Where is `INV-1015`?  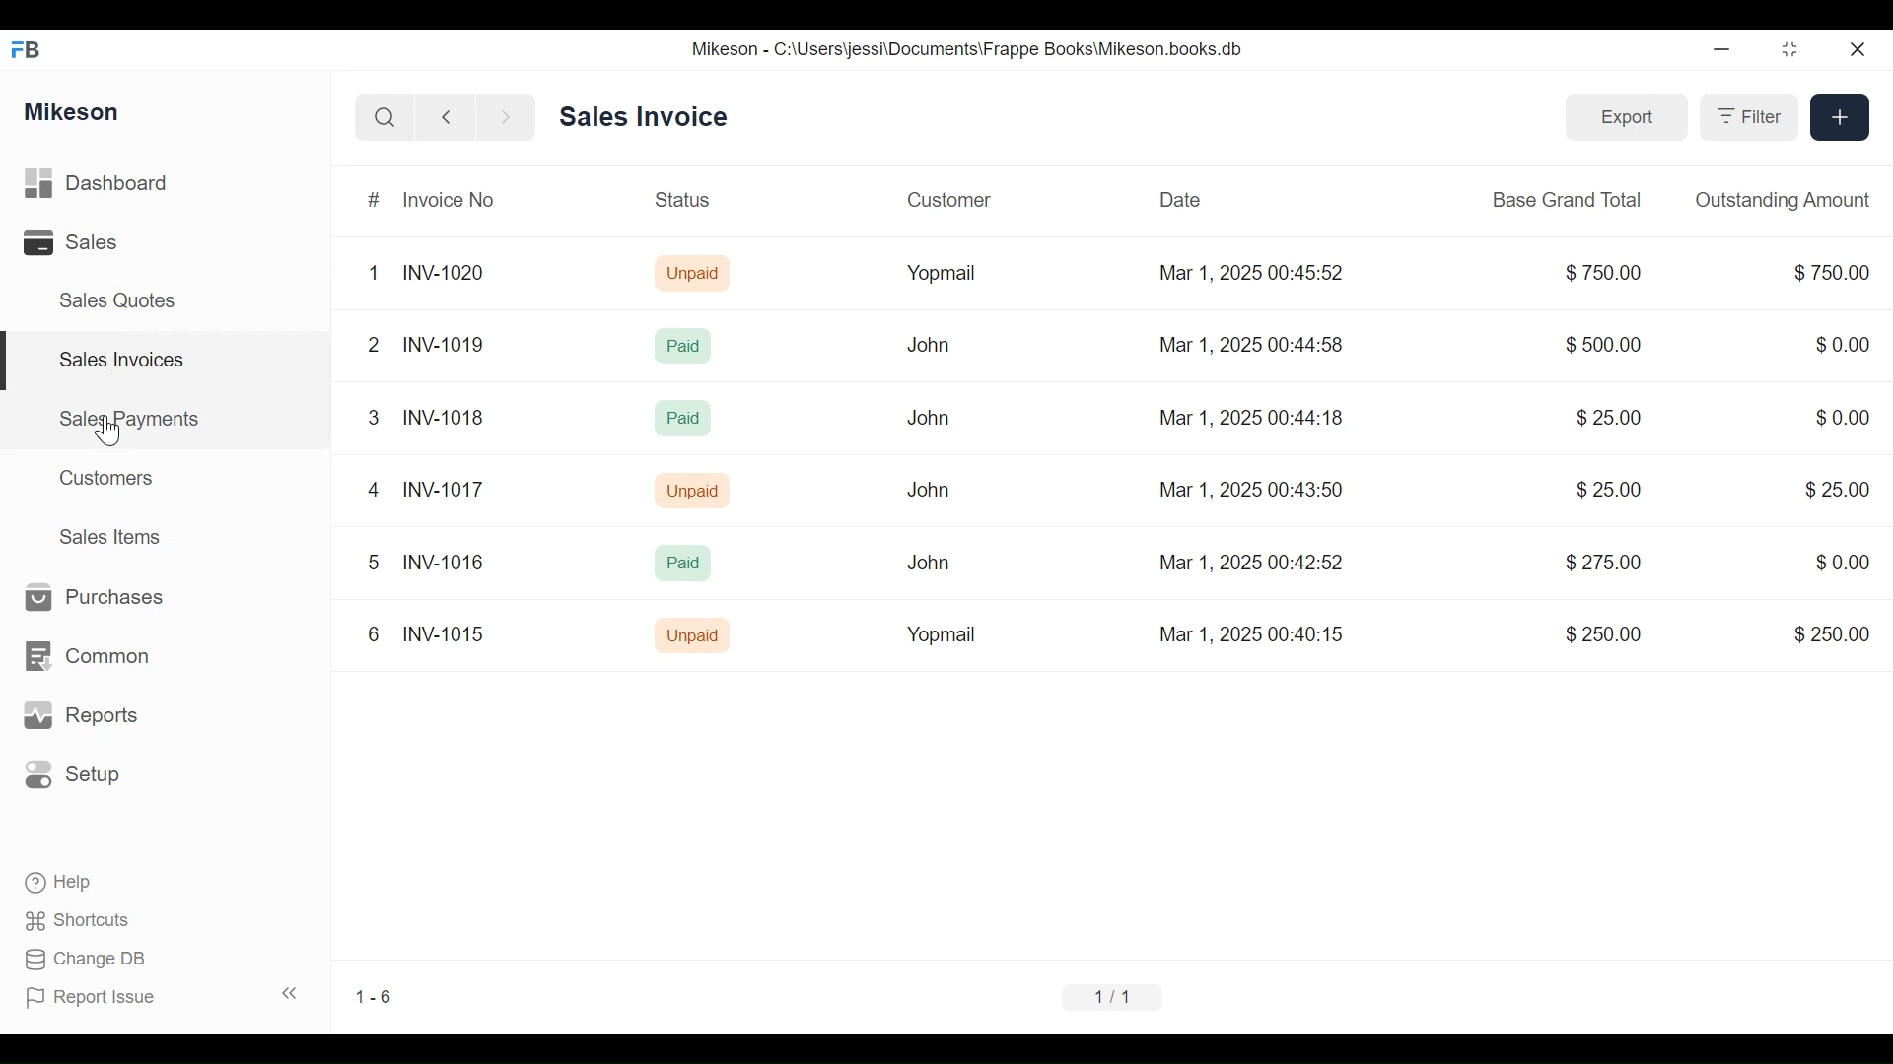
INV-1015 is located at coordinates (445, 634).